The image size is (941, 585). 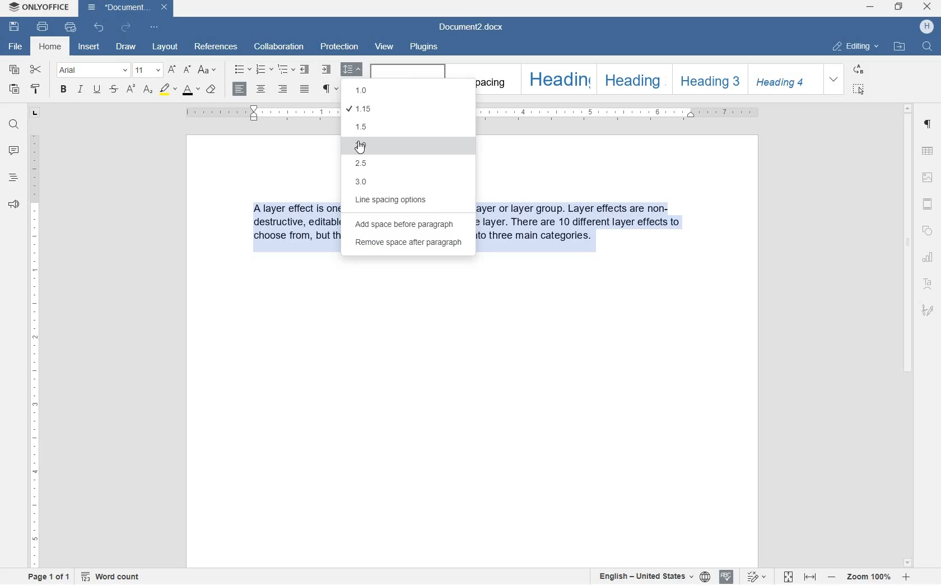 I want to click on paste, so click(x=16, y=90).